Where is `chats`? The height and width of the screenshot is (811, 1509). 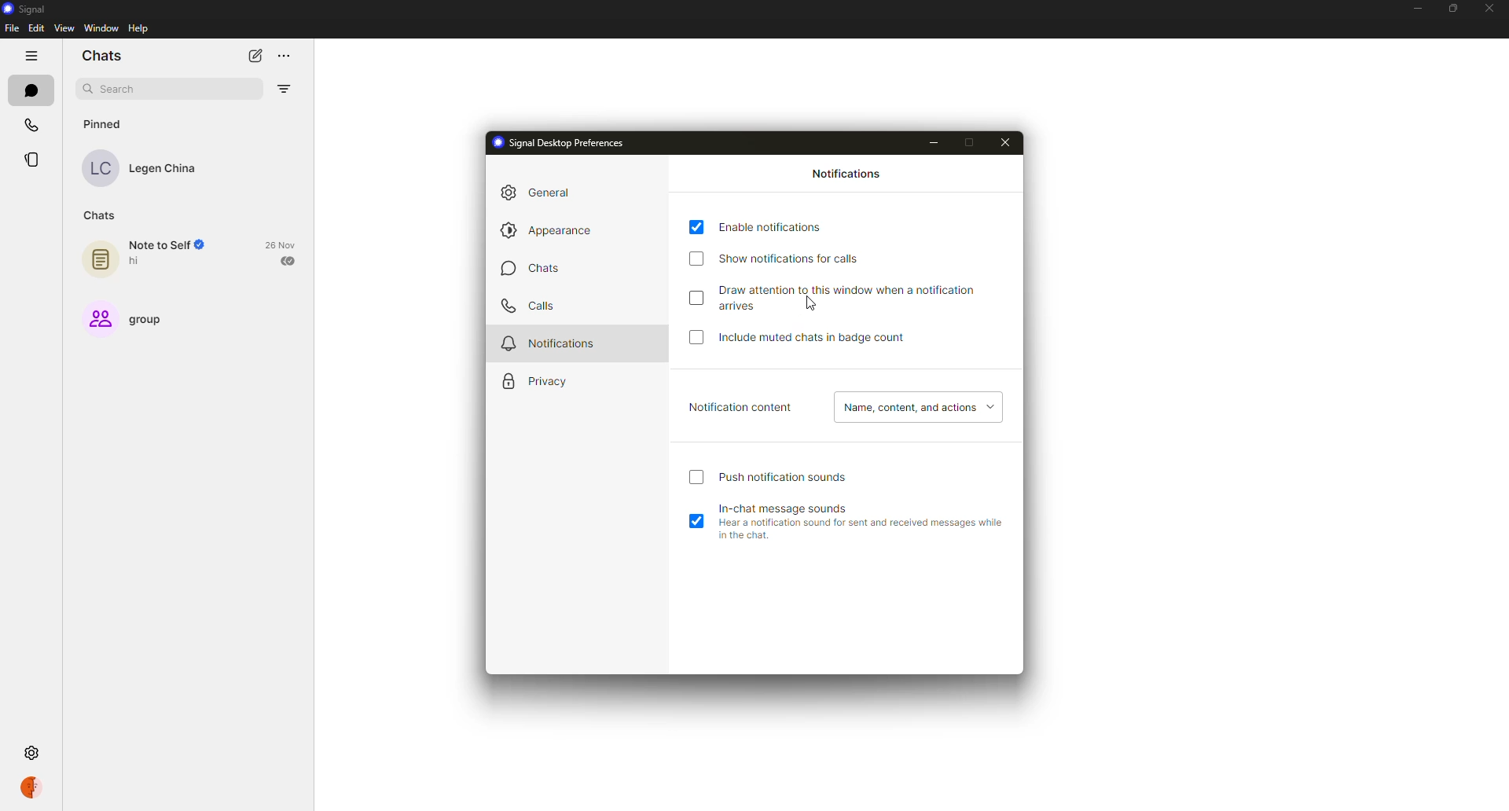
chats is located at coordinates (101, 56).